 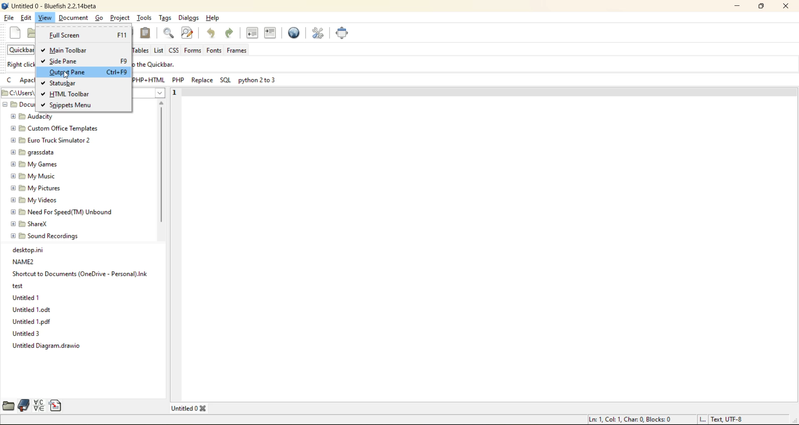 What do you see at coordinates (160, 51) in the screenshot?
I see `list` at bounding box center [160, 51].